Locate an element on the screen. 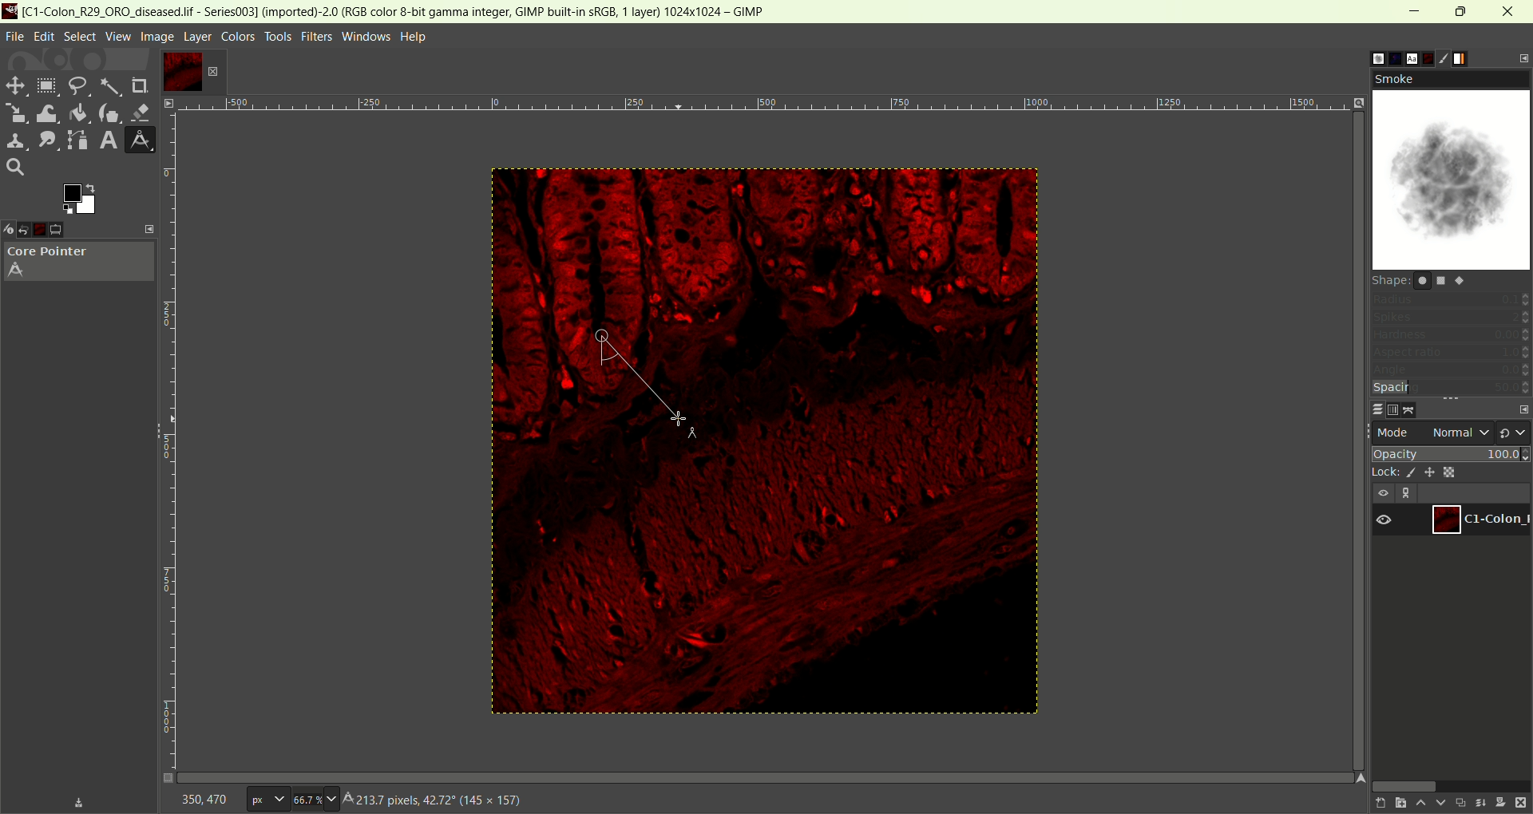 This screenshot has height=814, width=1533. Click-Drag t create a line is located at coordinates (424, 801).